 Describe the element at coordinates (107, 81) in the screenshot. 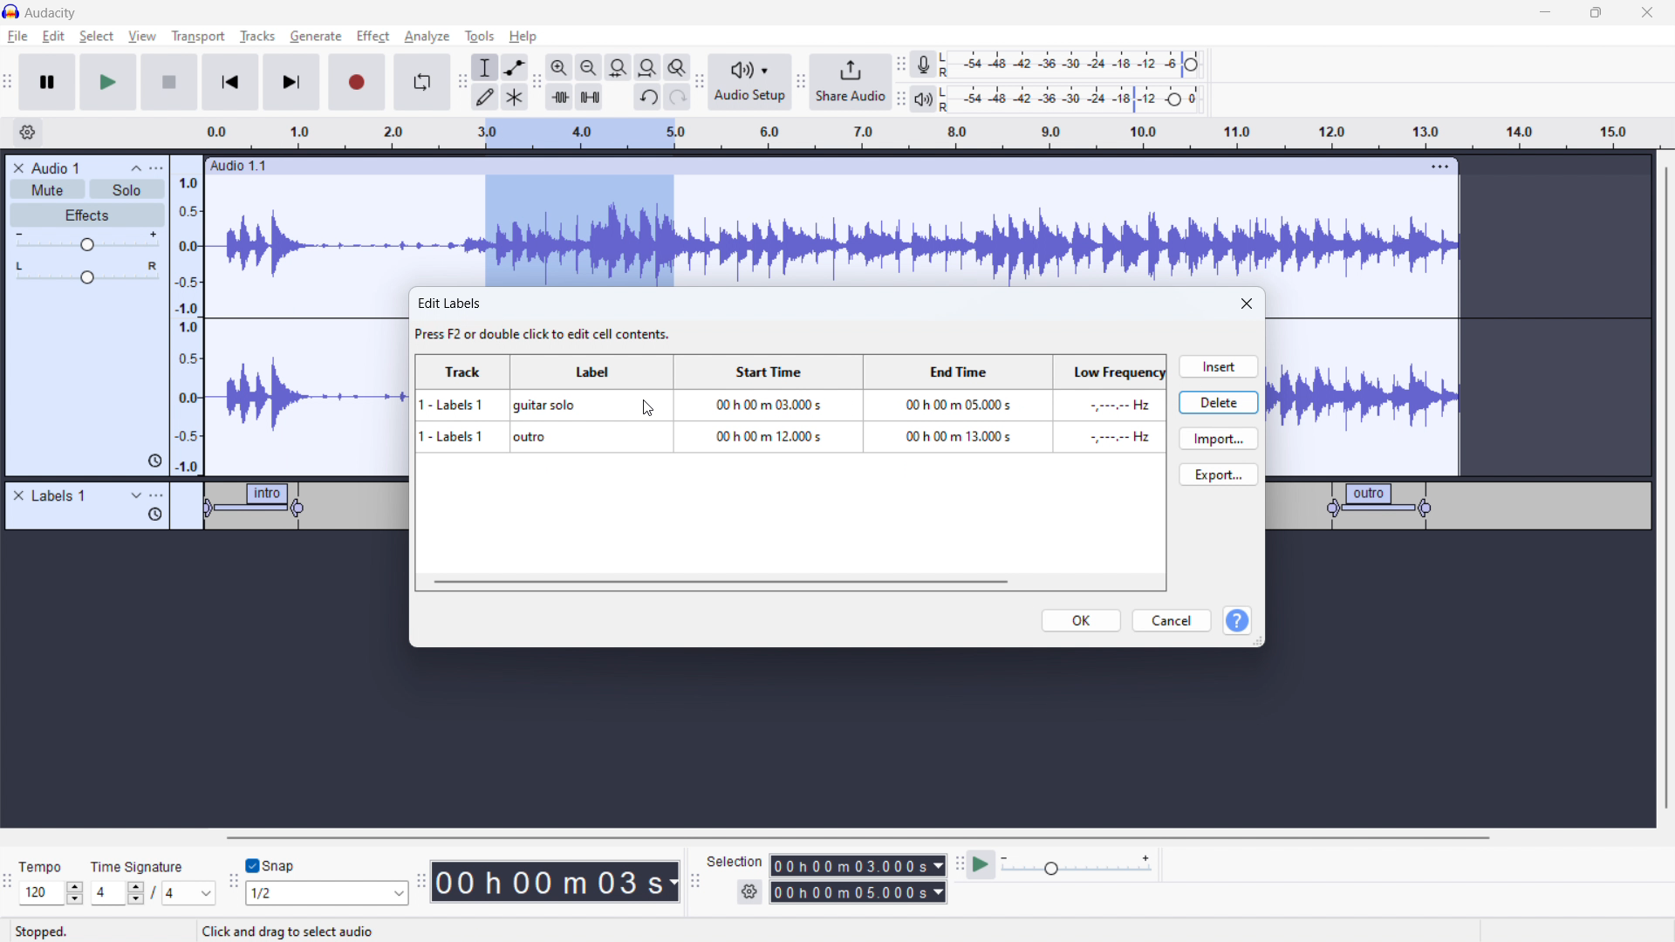

I see `play` at that location.